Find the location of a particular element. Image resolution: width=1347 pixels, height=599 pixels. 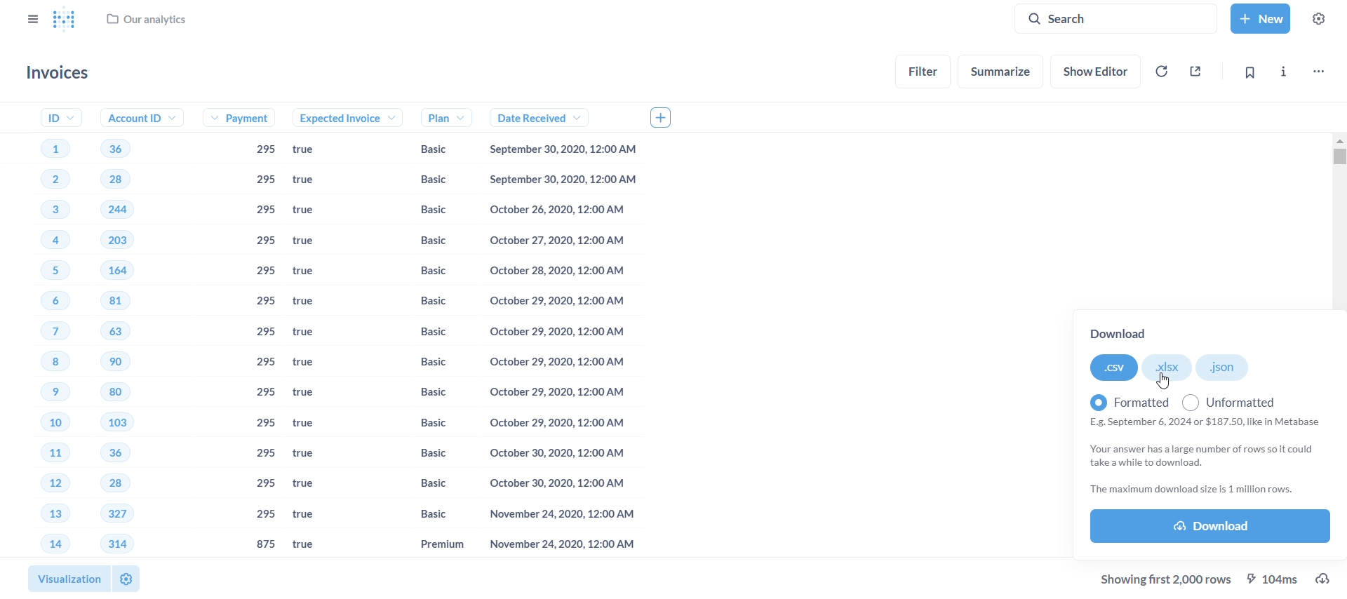

settings is located at coordinates (126, 578).